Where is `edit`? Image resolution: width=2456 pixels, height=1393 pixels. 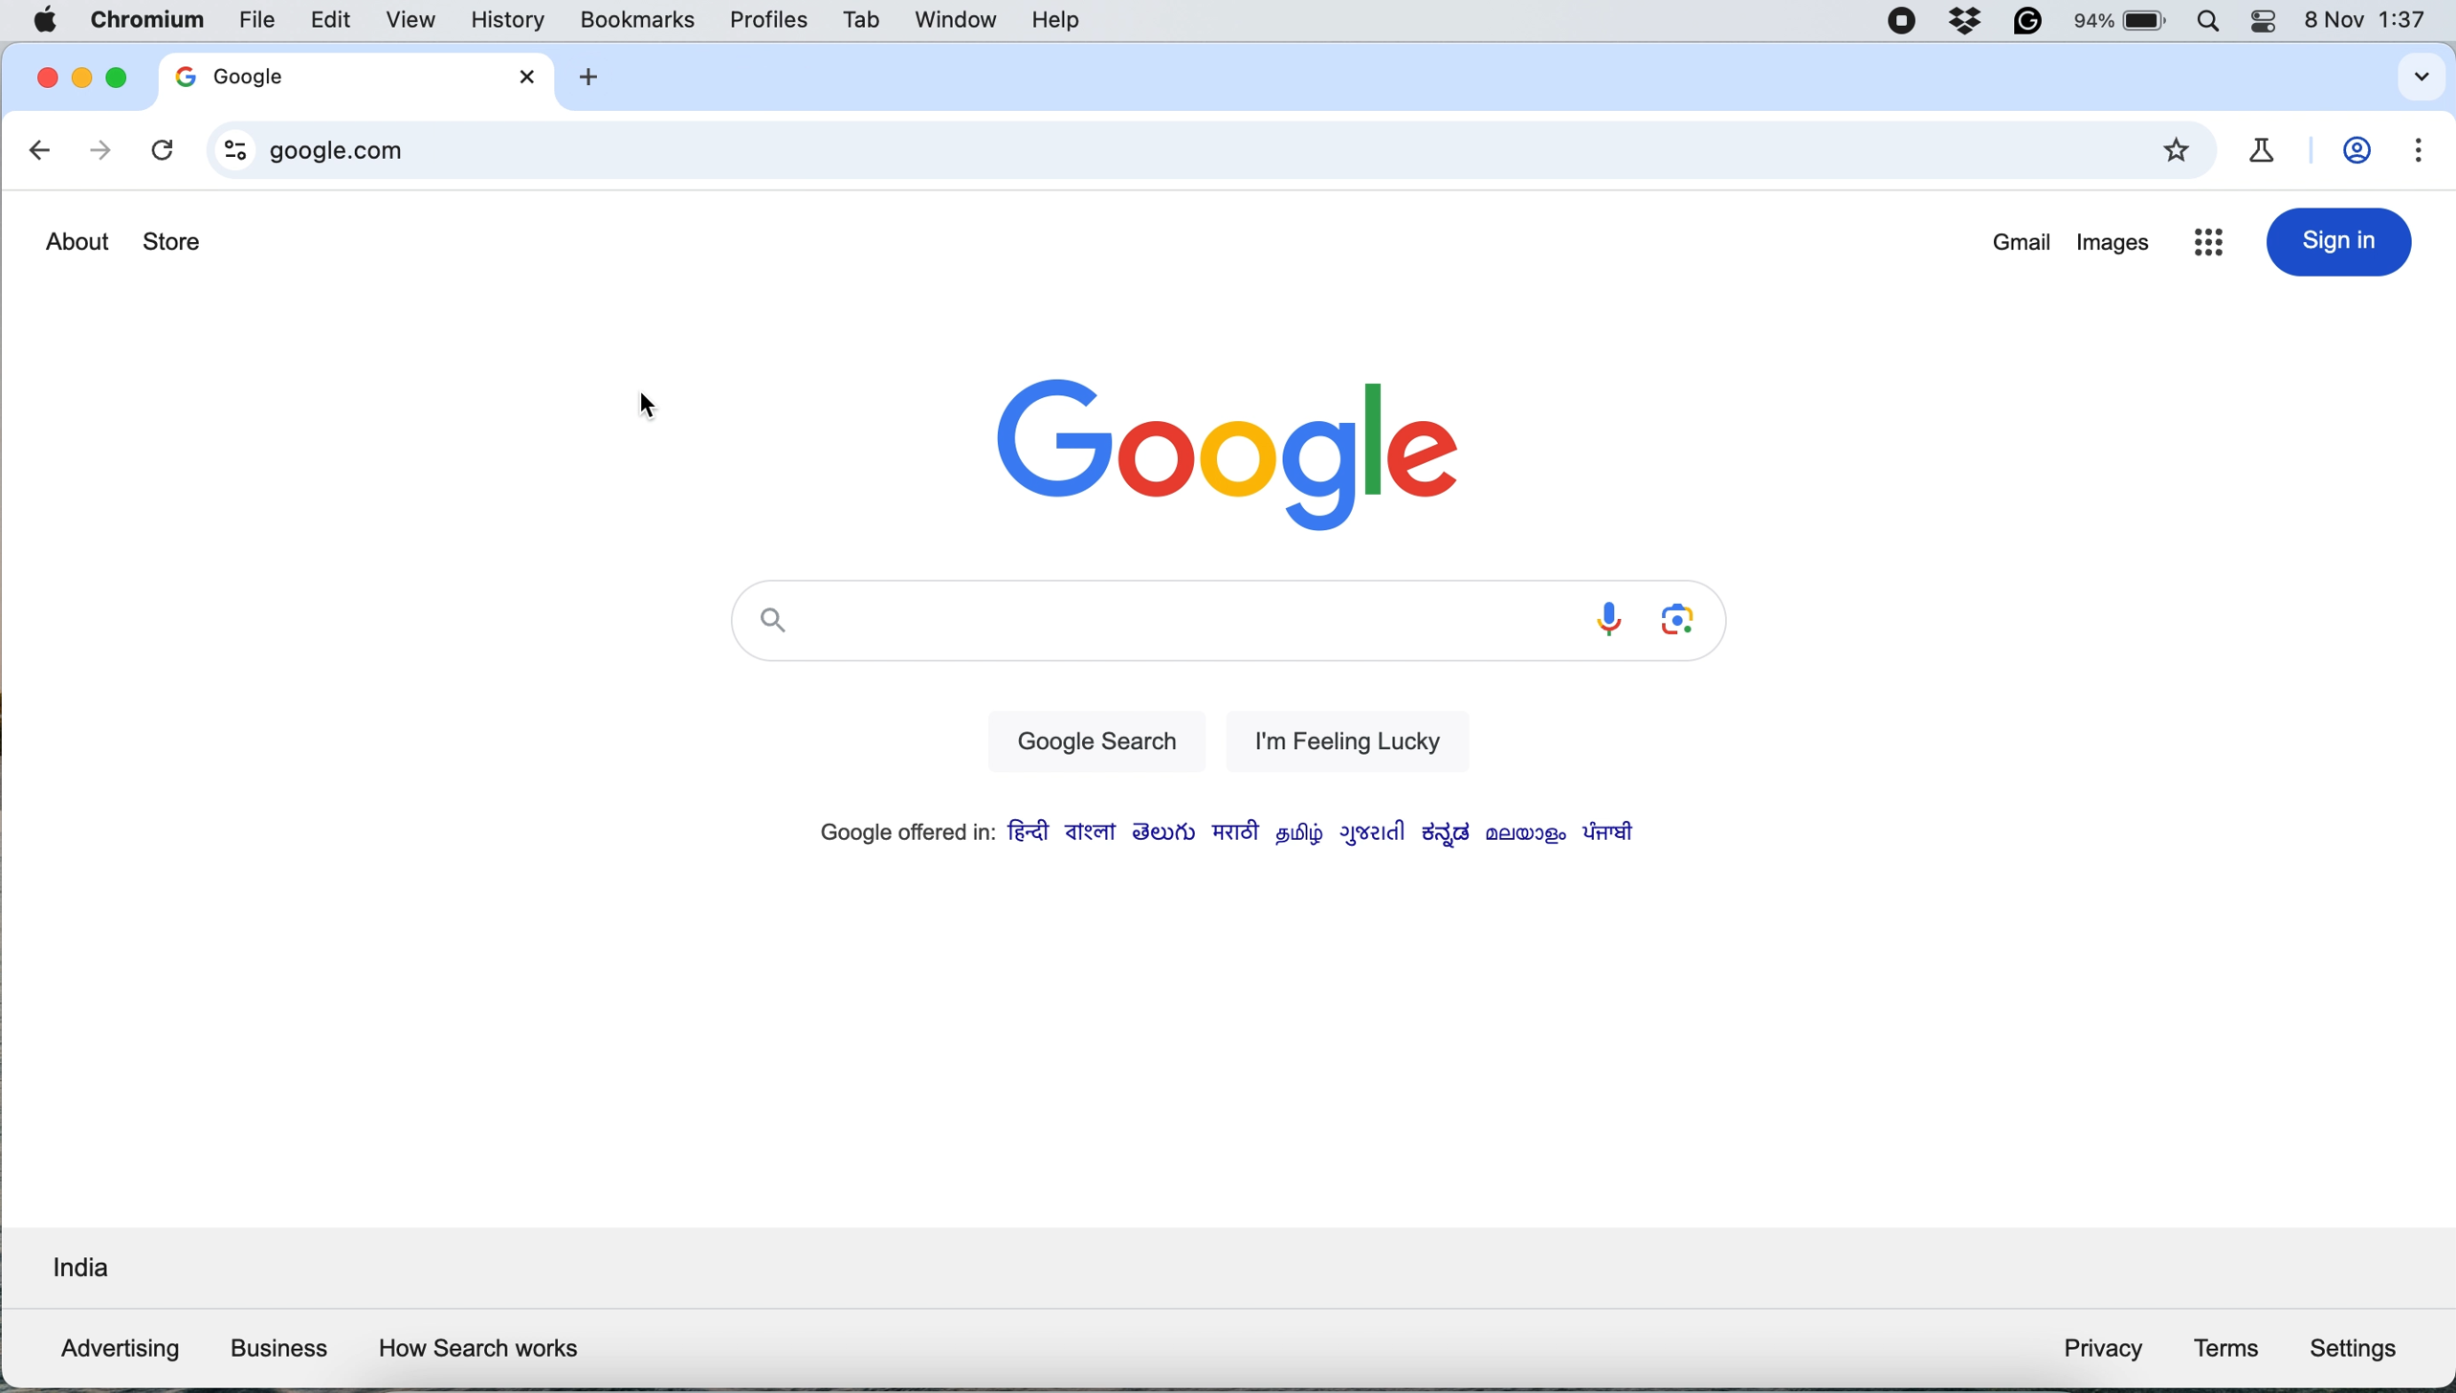
edit is located at coordinates (333, 20).